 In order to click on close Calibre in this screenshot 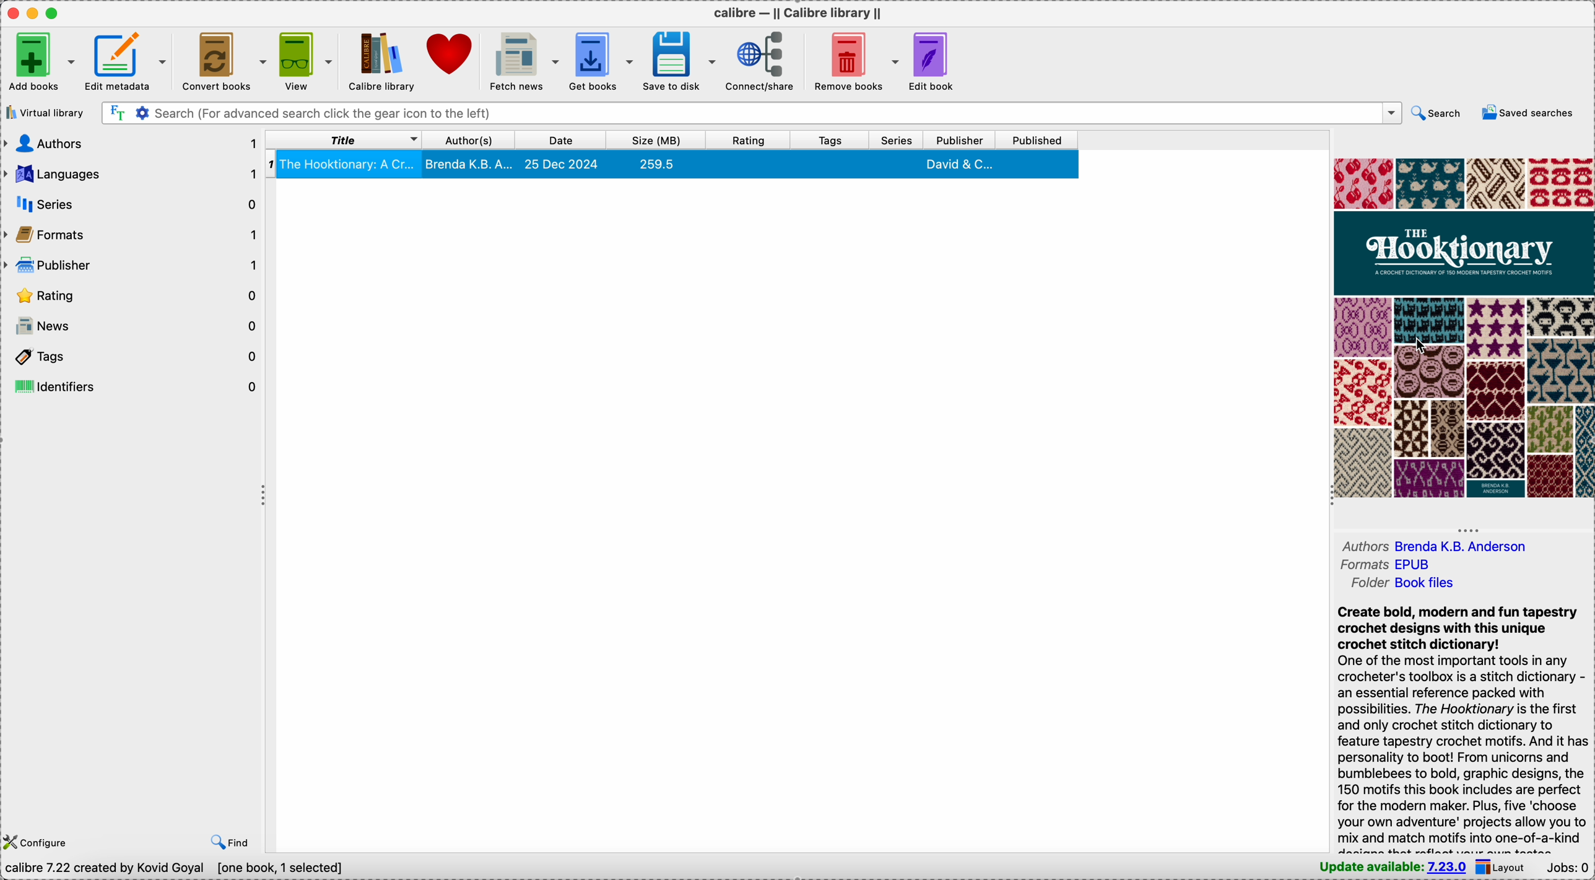, I will do `click(13, 14)`.